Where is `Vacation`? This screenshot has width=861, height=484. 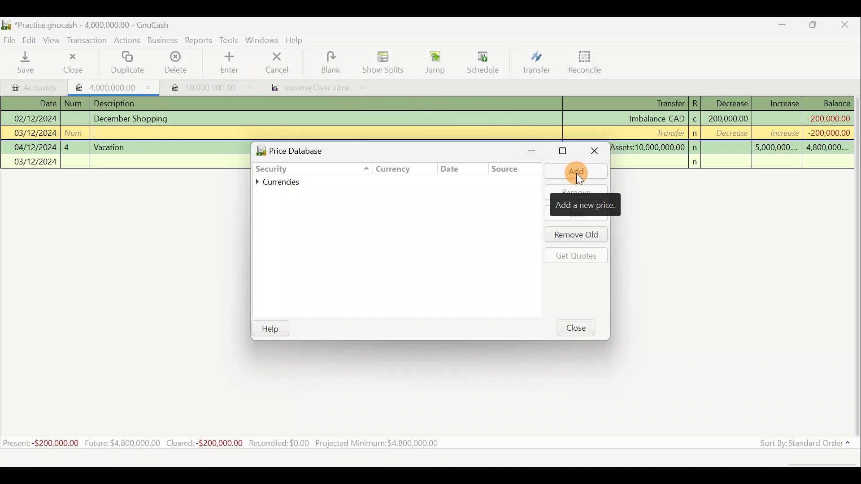
Vacation is located at coordinates (110, 146).